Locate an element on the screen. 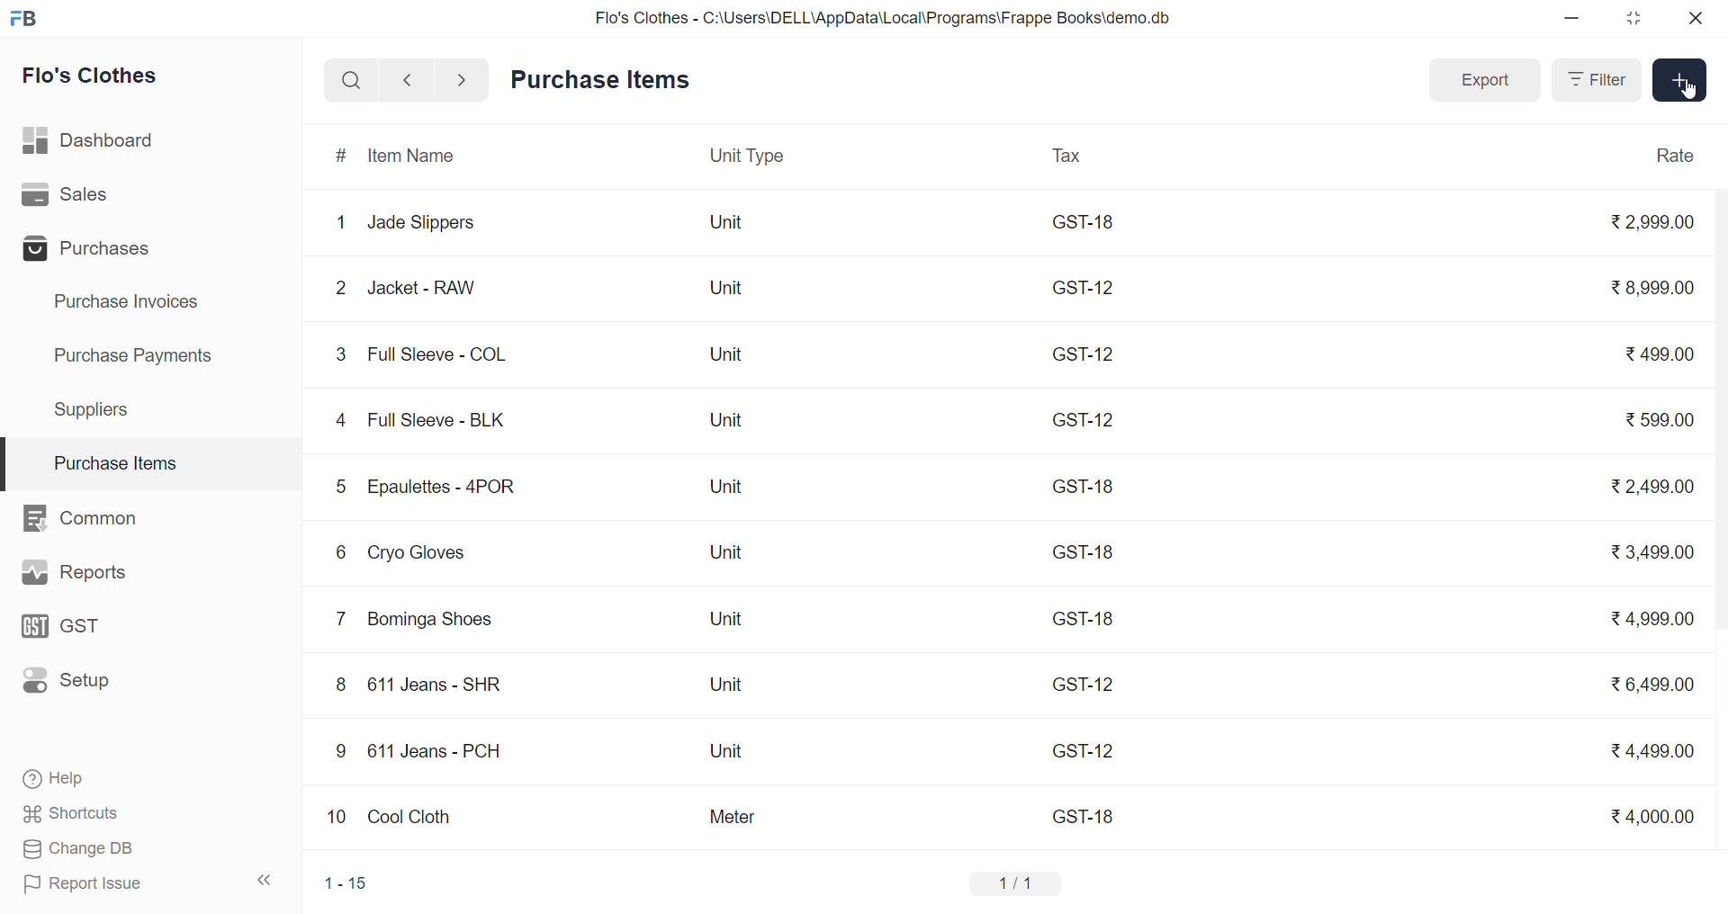 The width and height of the screenshot is (1728, 914). Export is located at coordinates (1481, 82).